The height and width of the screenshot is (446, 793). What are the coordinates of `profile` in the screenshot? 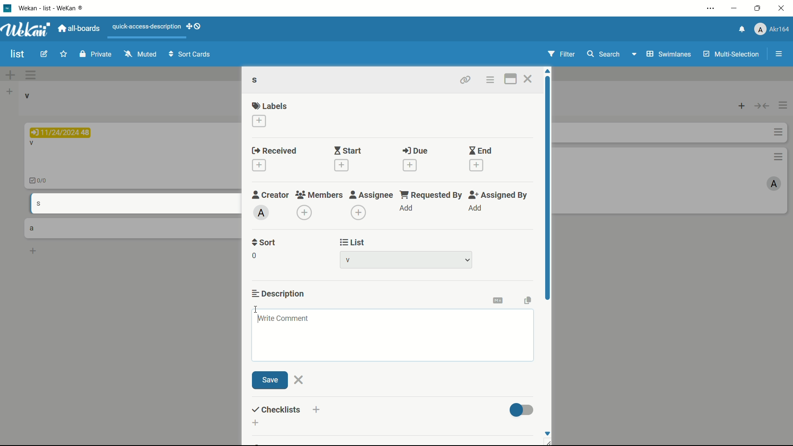 It's located at (773, 28).